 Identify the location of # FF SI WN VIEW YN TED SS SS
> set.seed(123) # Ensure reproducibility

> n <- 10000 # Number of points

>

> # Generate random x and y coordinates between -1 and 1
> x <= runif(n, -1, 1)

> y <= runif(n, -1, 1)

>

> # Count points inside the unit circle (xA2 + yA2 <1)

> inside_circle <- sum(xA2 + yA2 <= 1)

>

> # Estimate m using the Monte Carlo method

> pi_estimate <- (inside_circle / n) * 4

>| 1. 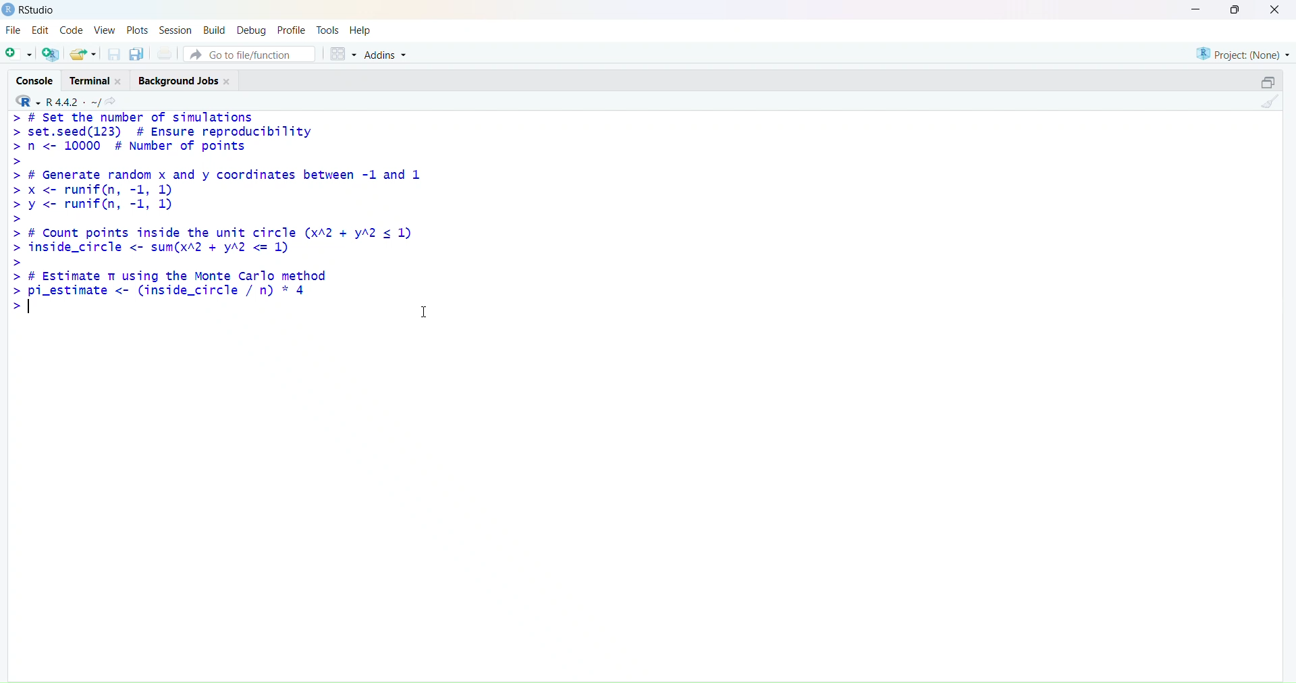
(223, 224).